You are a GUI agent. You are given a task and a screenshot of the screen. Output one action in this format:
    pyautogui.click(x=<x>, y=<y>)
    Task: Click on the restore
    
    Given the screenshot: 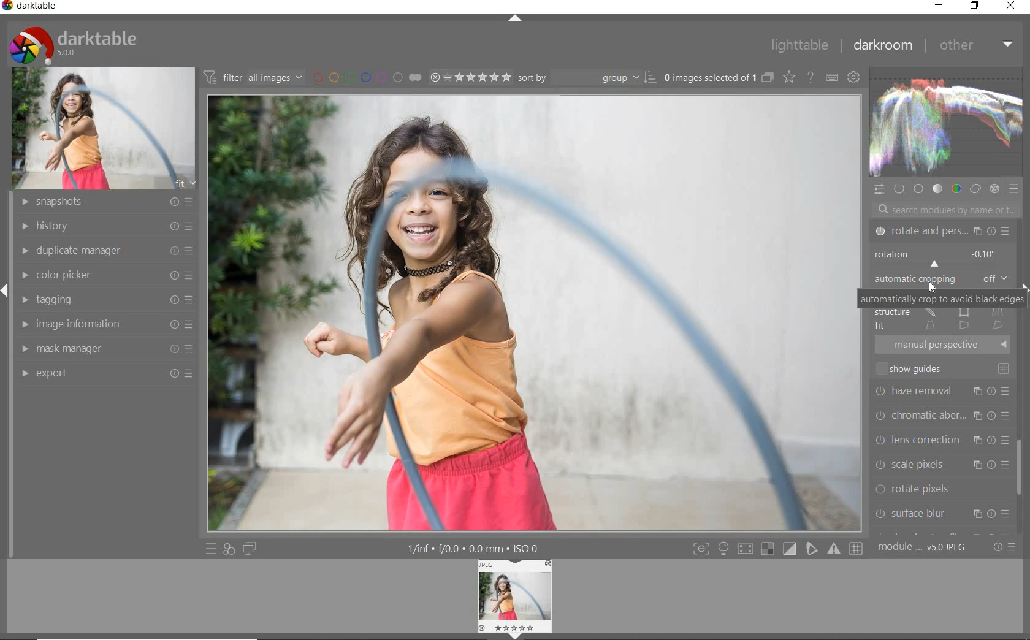 What is the action you would take?
    pyautogui.click(x=976, y=6)
    